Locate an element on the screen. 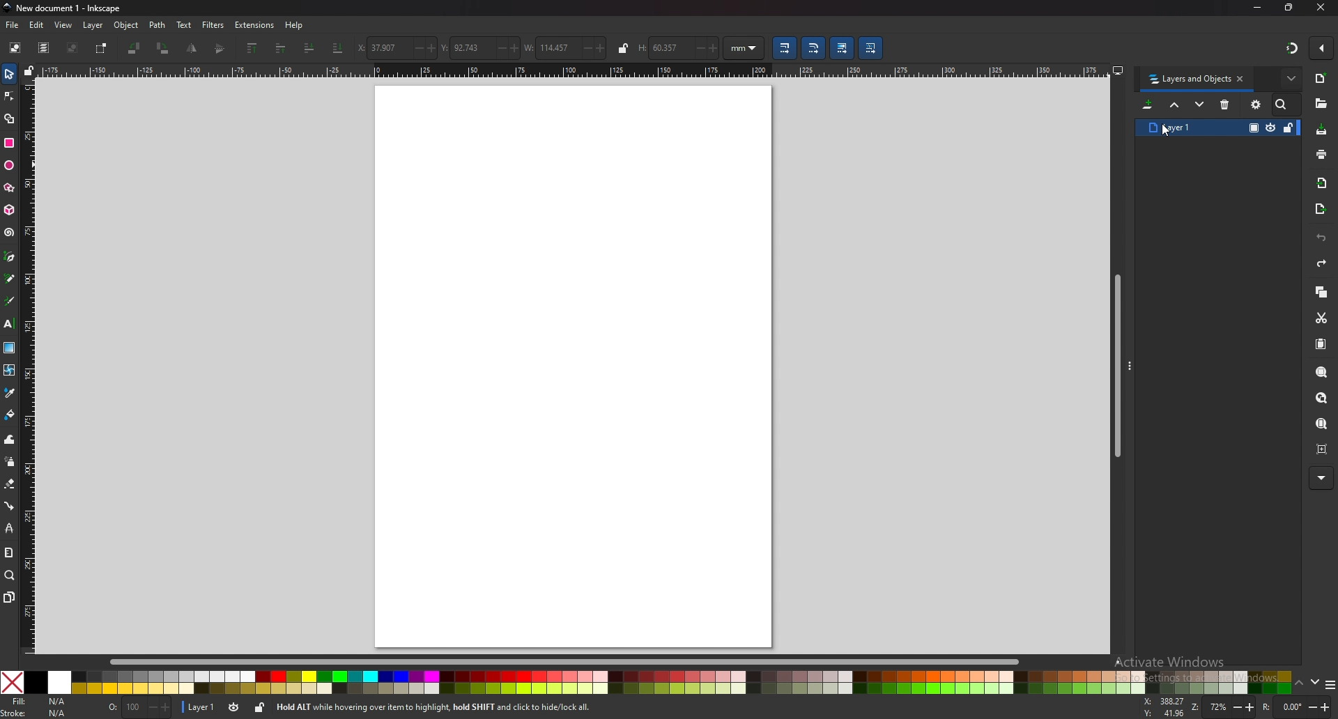  title is located at coordinates (66, 8).